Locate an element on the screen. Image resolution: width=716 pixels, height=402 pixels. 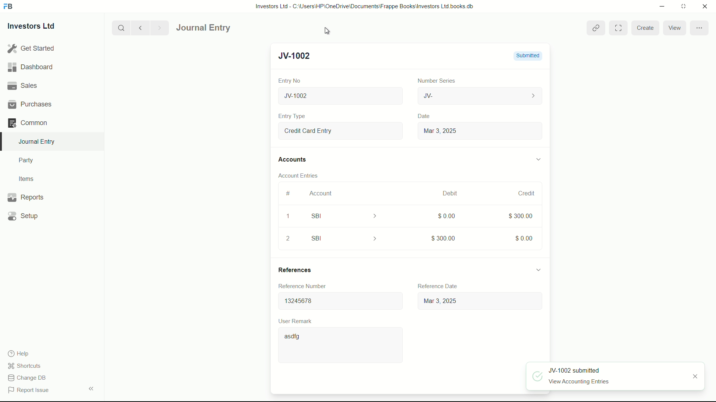
close is located at coordinates (705, 7).